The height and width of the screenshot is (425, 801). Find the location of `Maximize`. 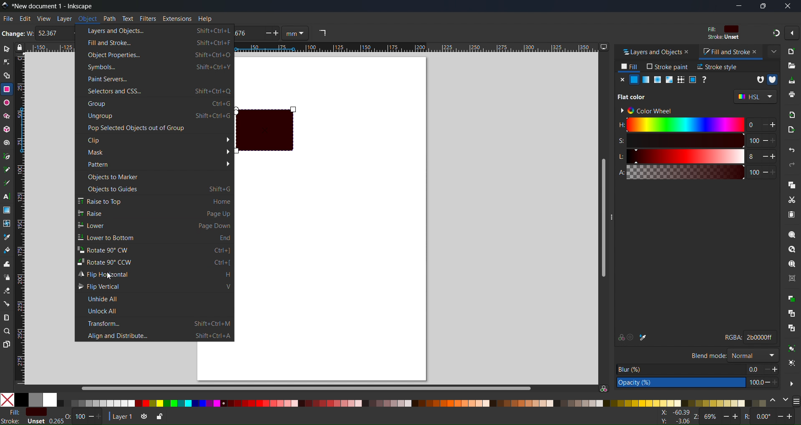

Maximize is located at coordinates (762, 6).